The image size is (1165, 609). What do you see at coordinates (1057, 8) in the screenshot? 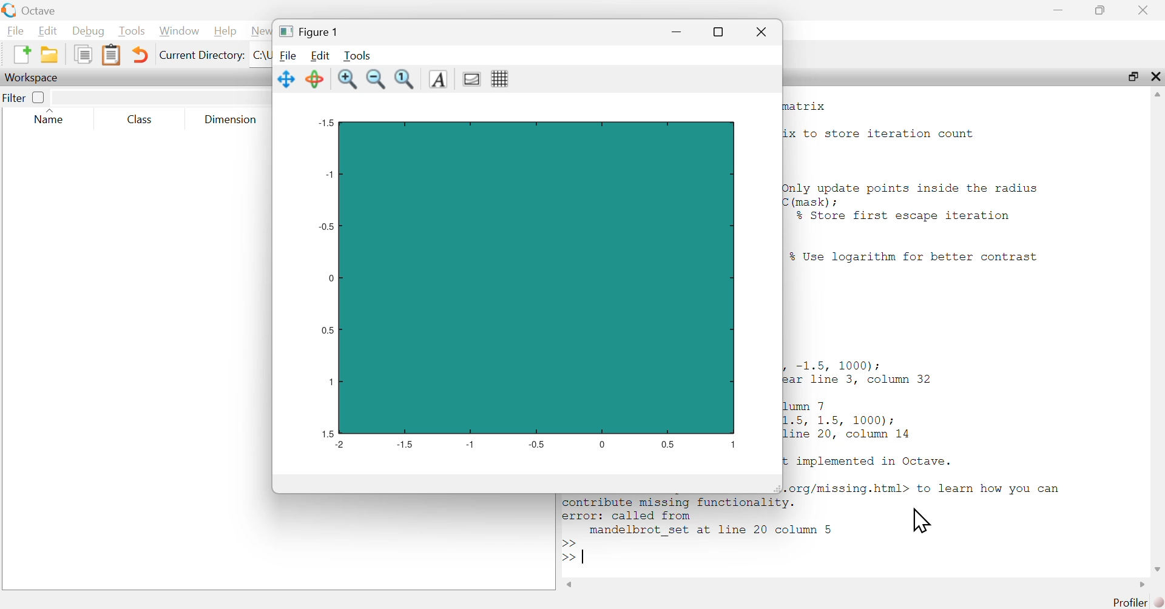
I see `minimize` at bounding box center [1057, 8].